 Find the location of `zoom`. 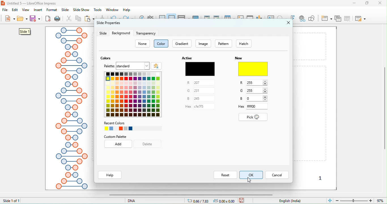

zoom is located at coordinates (361, 200).